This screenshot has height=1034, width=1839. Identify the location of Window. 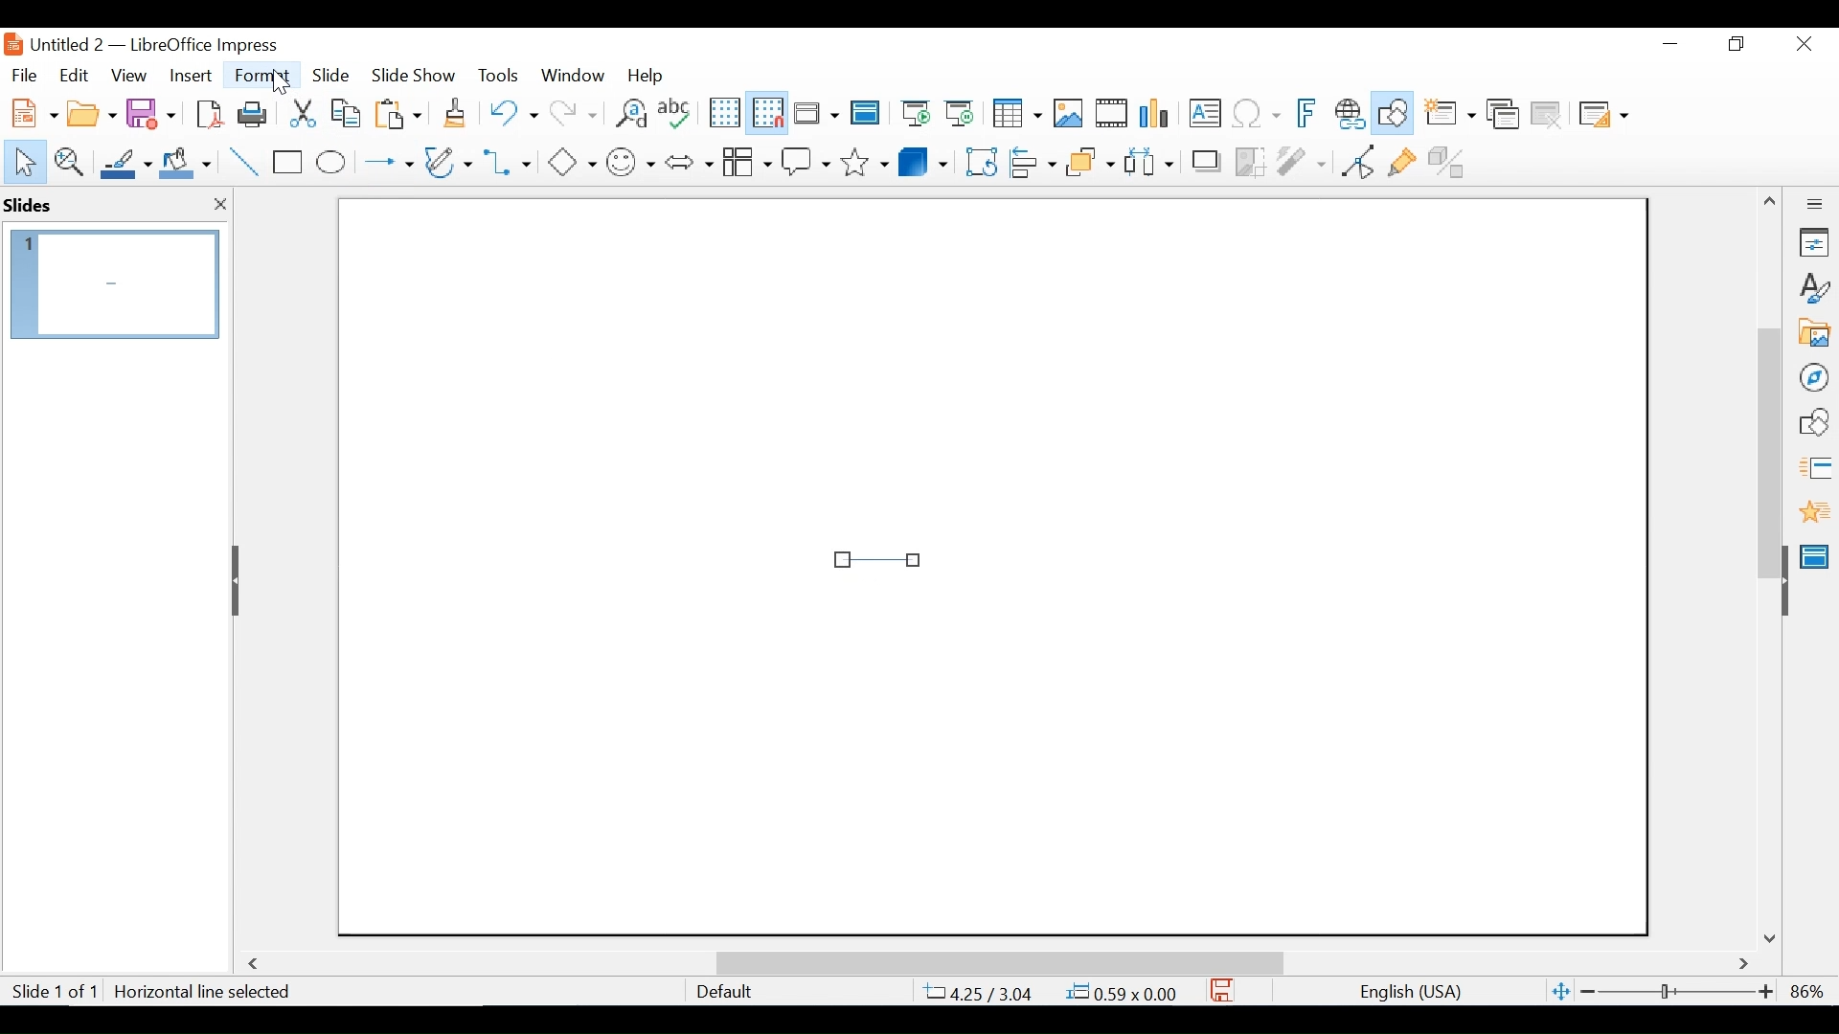
(573, 75).